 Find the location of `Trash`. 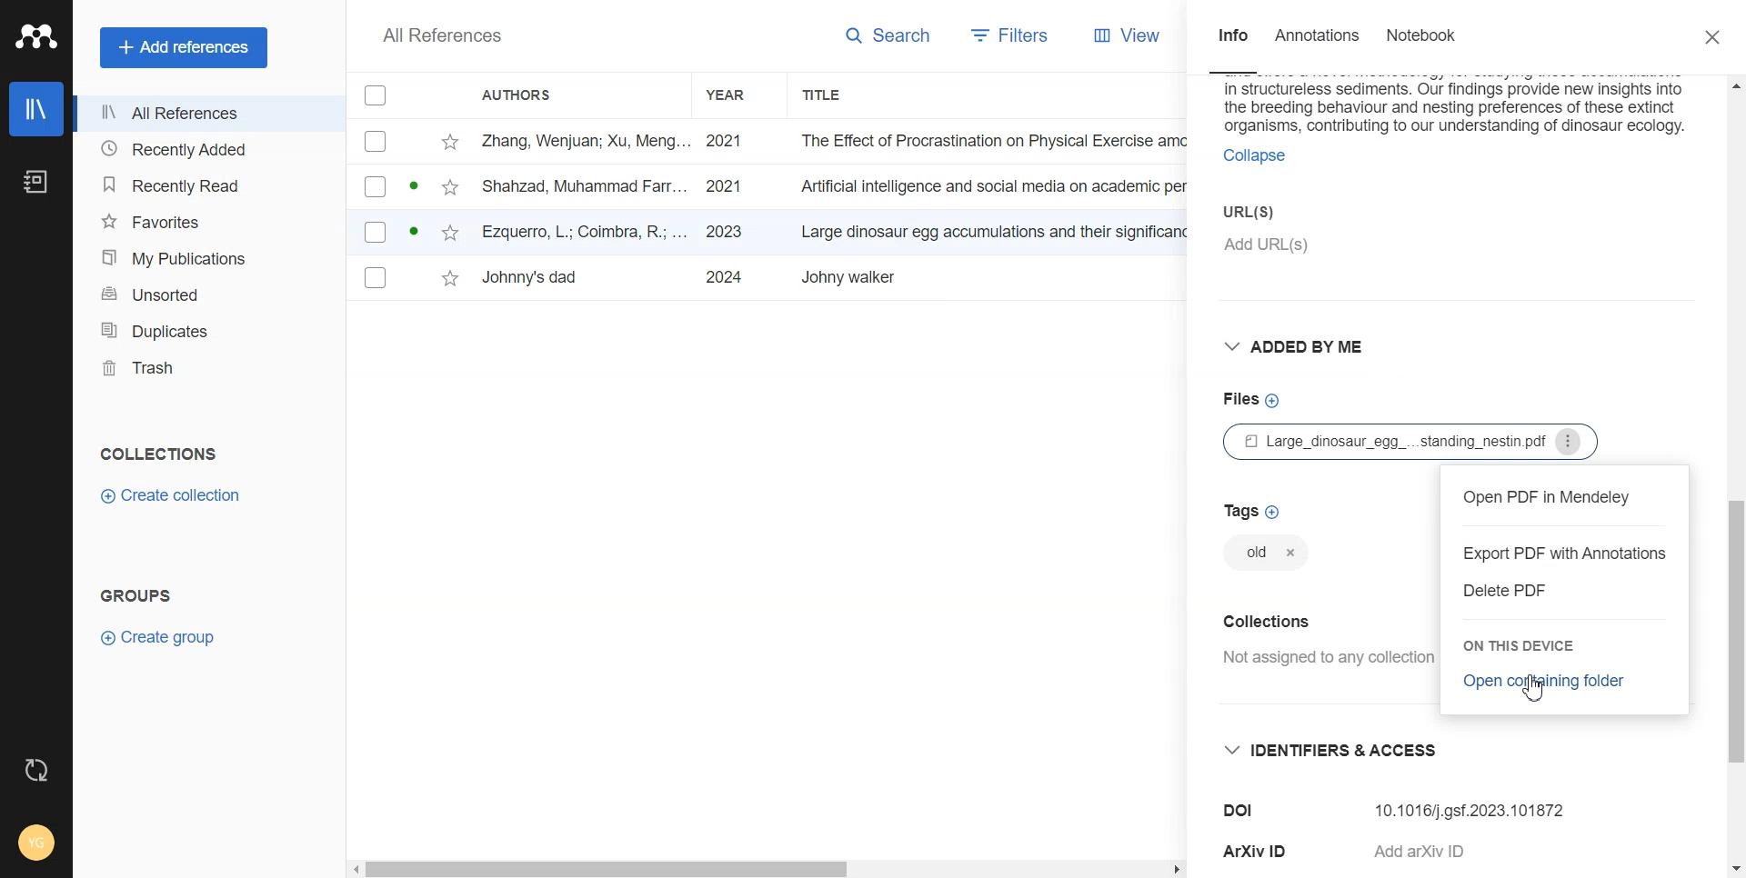

Trash is located at coordinates (201, 364).